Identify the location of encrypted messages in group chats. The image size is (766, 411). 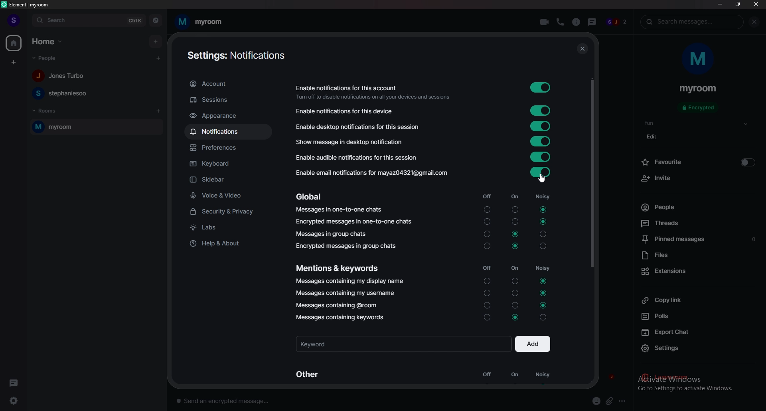
(347, 246).